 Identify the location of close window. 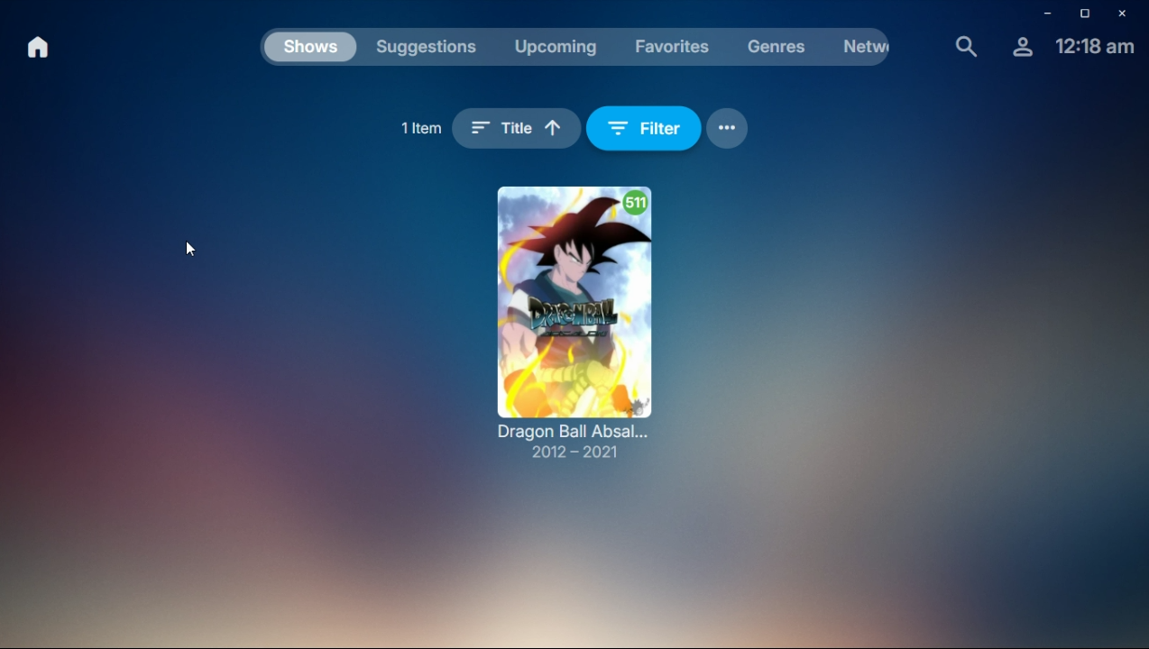
(1128, 14).